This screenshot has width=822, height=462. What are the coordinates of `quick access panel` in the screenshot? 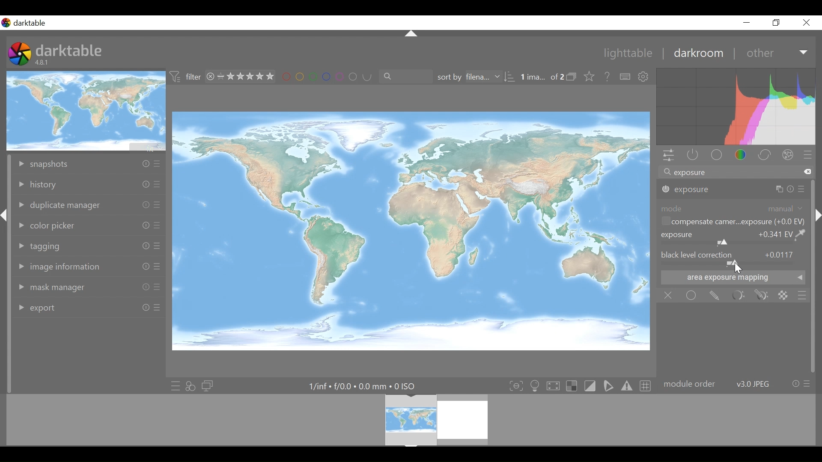 It's located at (669, 156).